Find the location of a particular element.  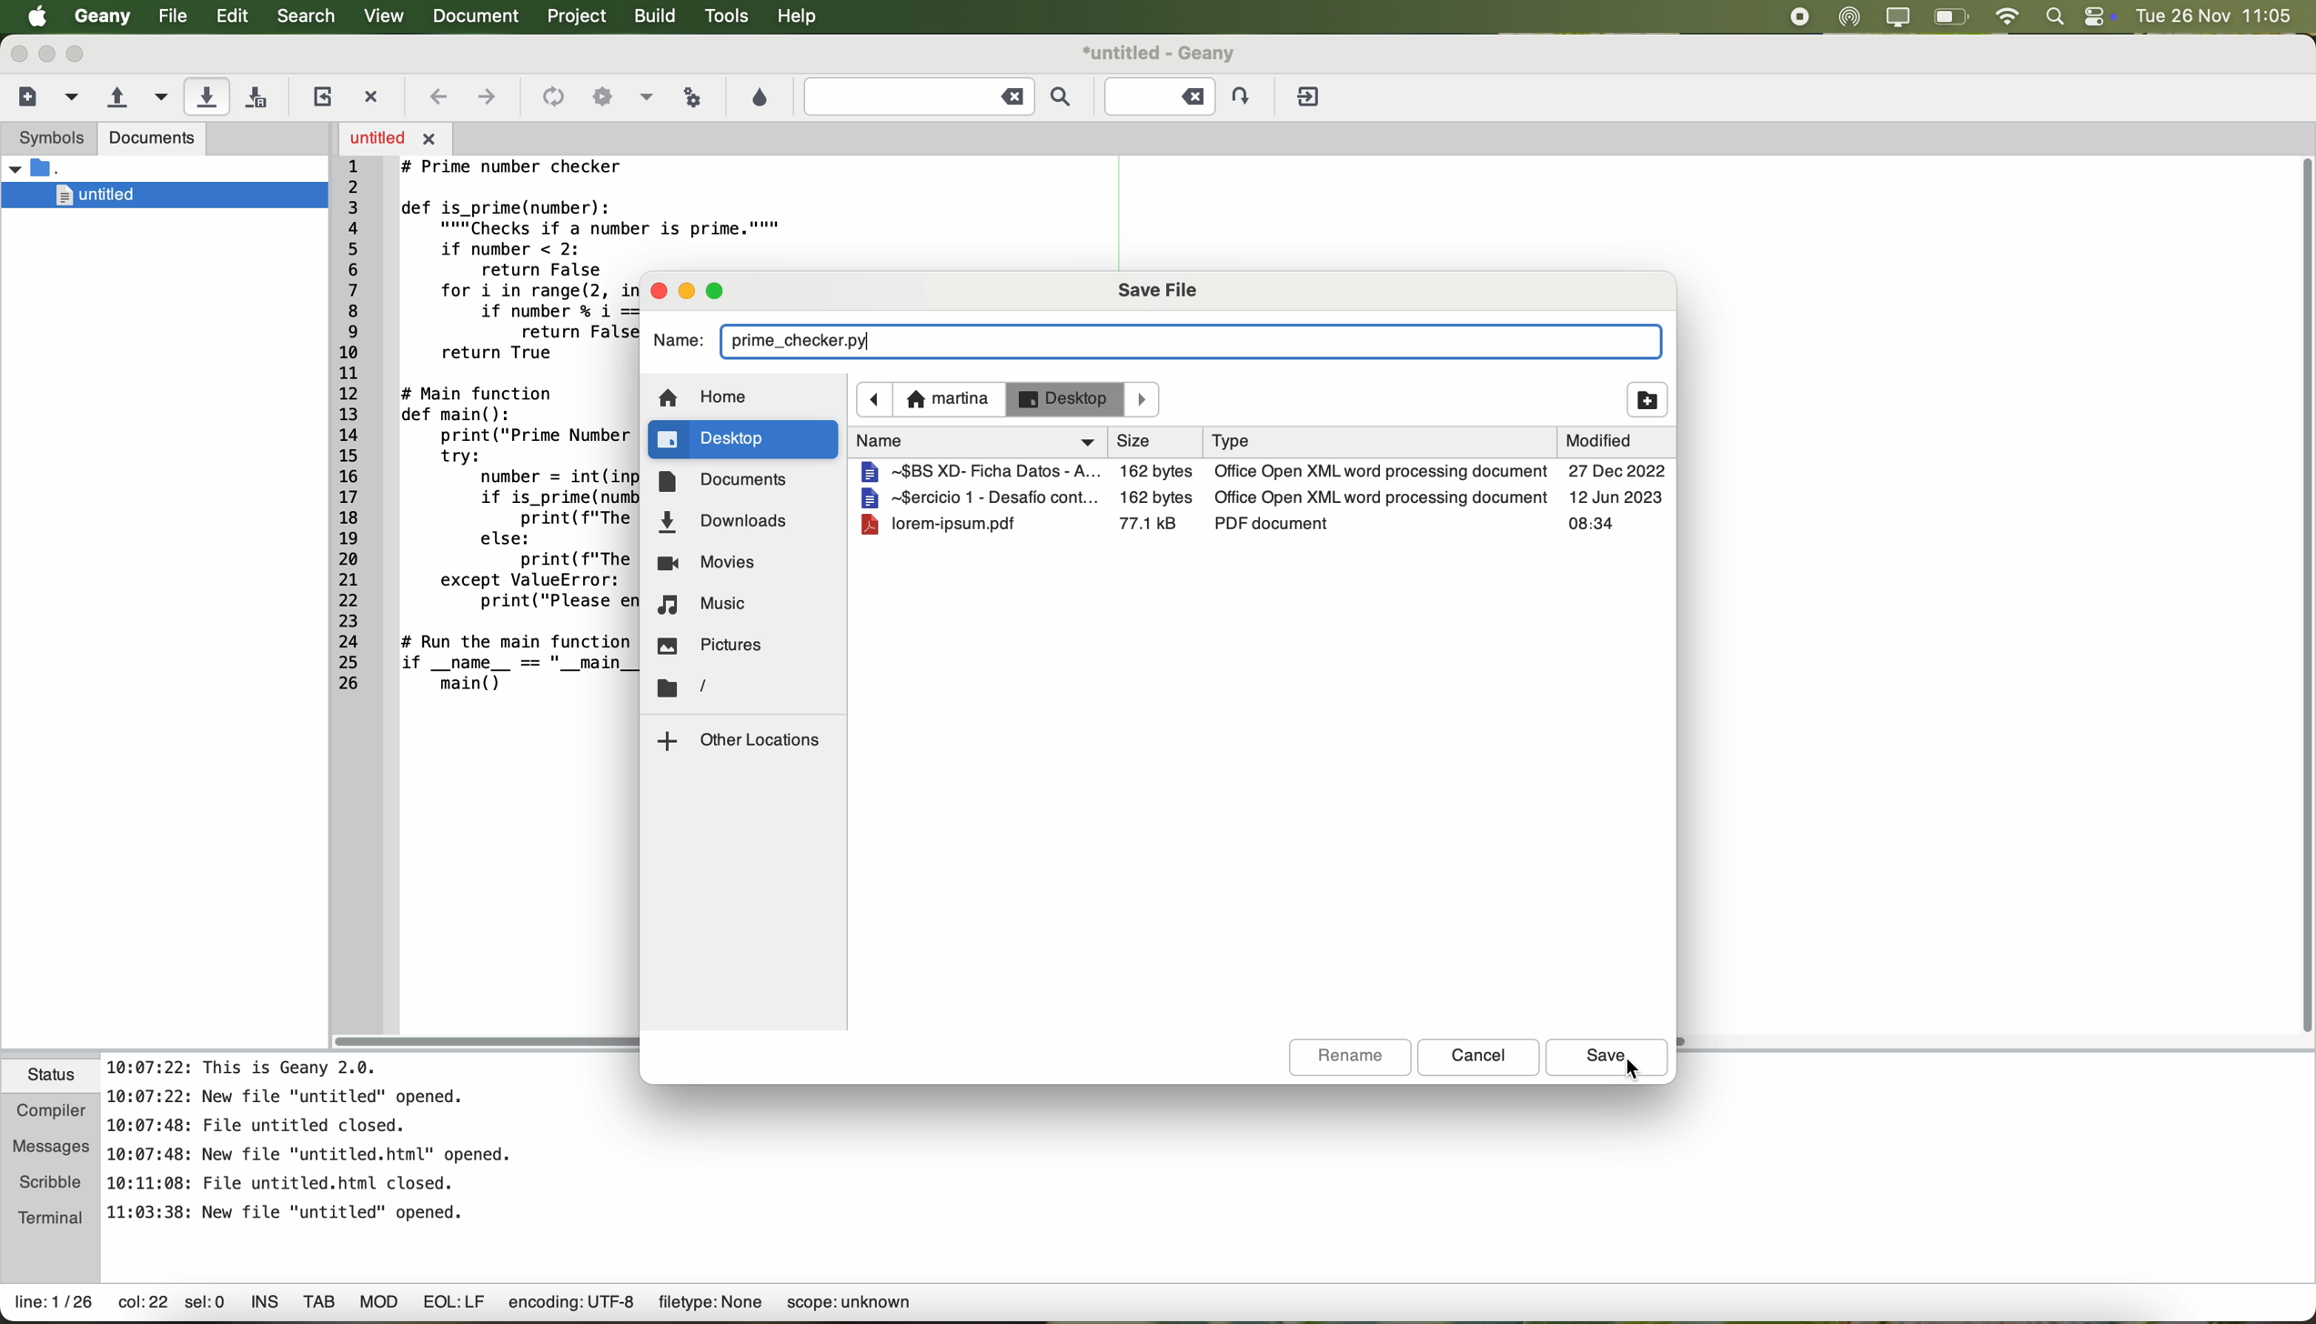

name is located at coordinates (676, 343).